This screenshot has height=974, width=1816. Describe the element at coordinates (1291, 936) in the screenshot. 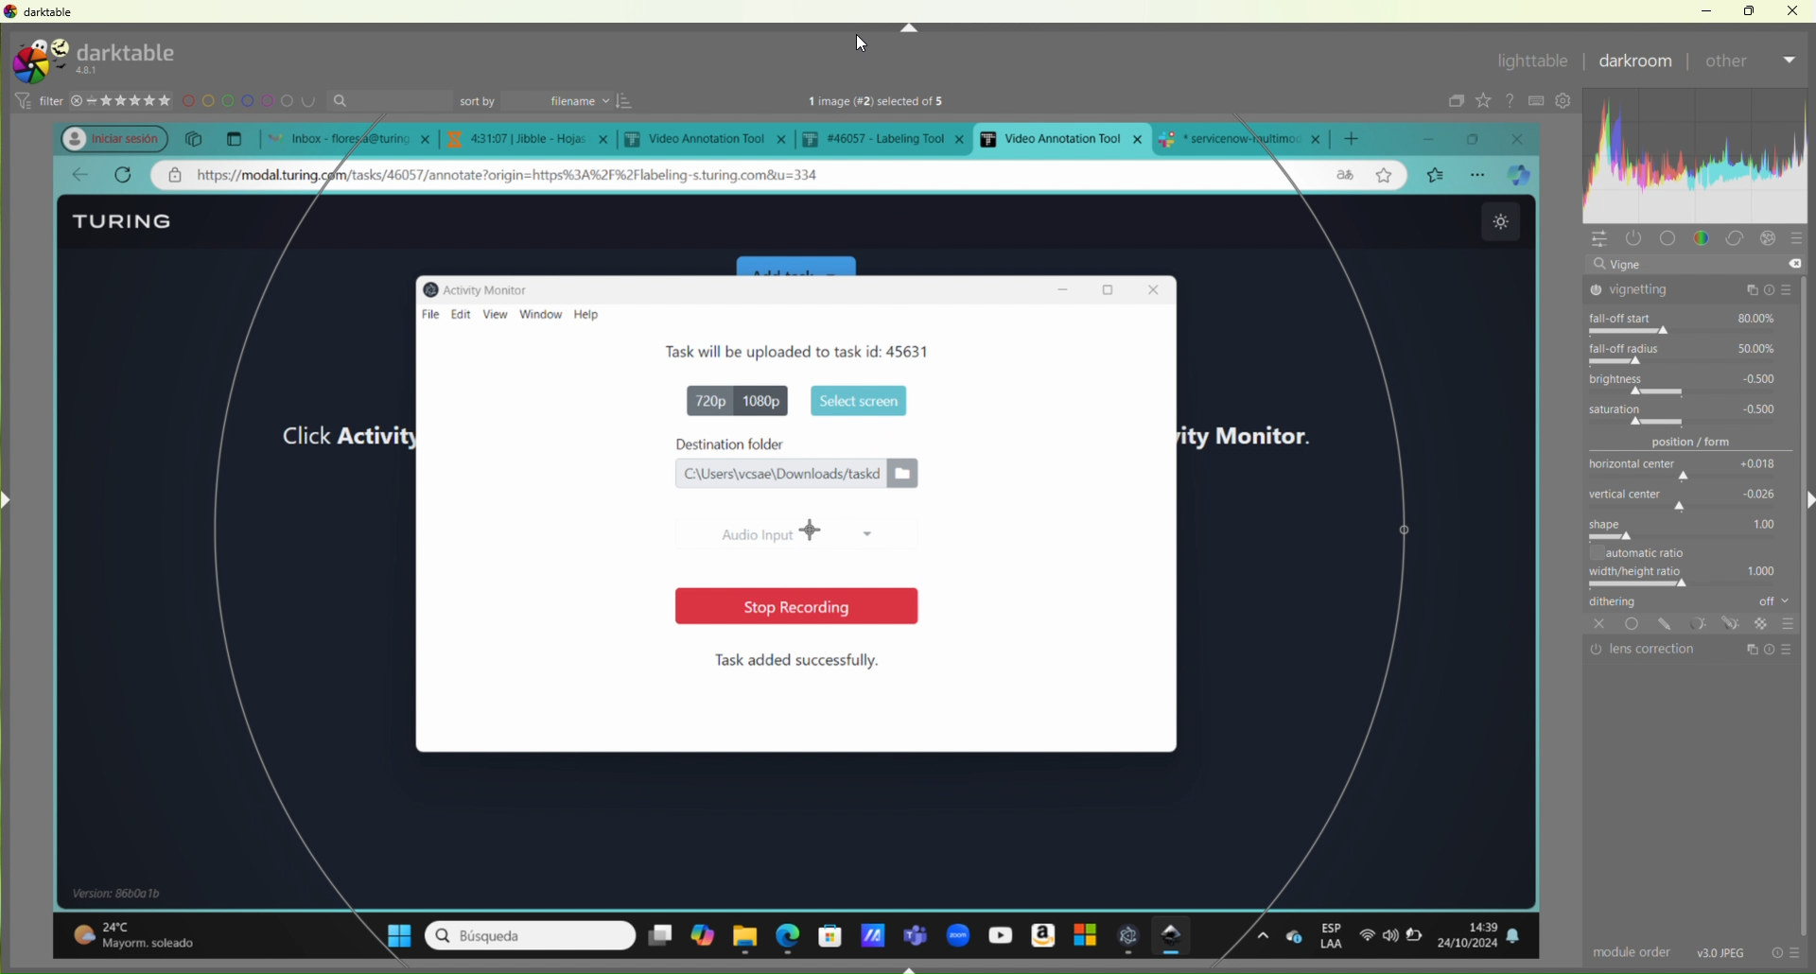

I see `one drive` at that location.